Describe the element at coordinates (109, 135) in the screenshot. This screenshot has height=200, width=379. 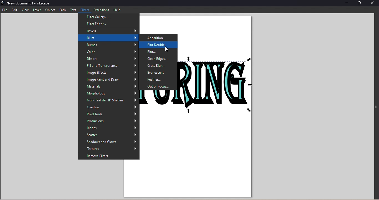
I see `Scatter` at that location.